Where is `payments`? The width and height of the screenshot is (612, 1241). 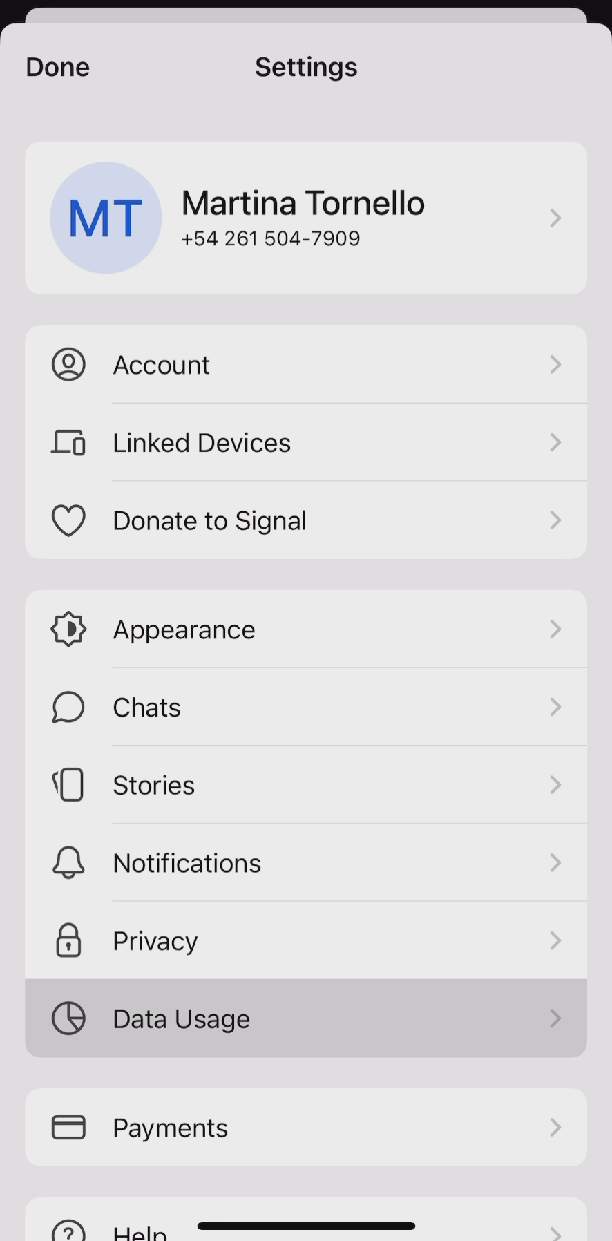 payments is located at coordinates (306, 1127).